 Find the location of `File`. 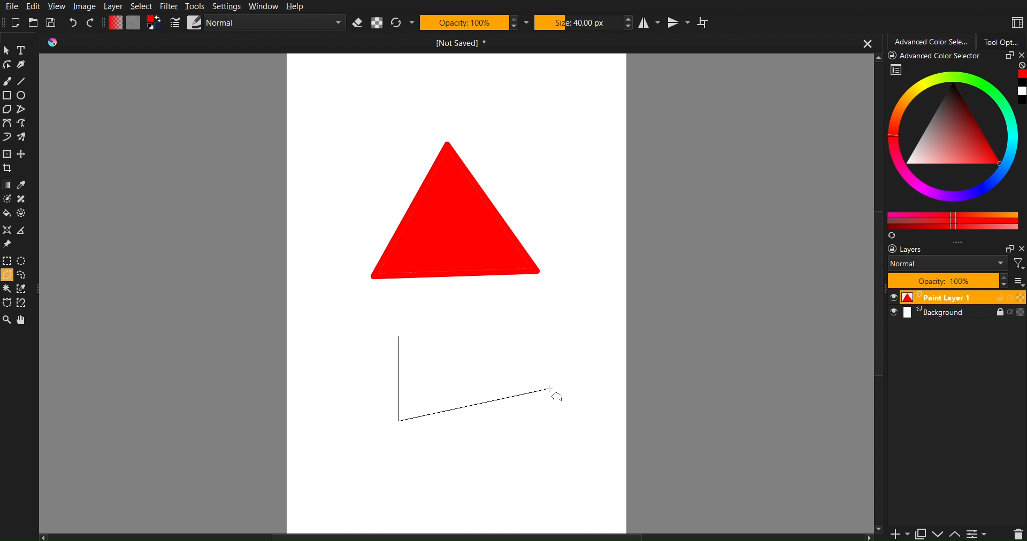

File is located at coordinates (10, 6).